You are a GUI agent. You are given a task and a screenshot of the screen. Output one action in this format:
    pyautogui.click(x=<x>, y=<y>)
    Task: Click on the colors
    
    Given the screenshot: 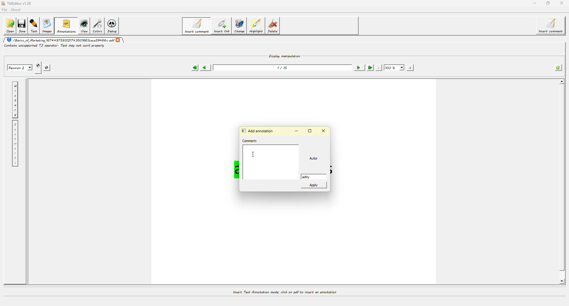 What is the action you would take?
    pyautogui.click(x=99, y=26)
    